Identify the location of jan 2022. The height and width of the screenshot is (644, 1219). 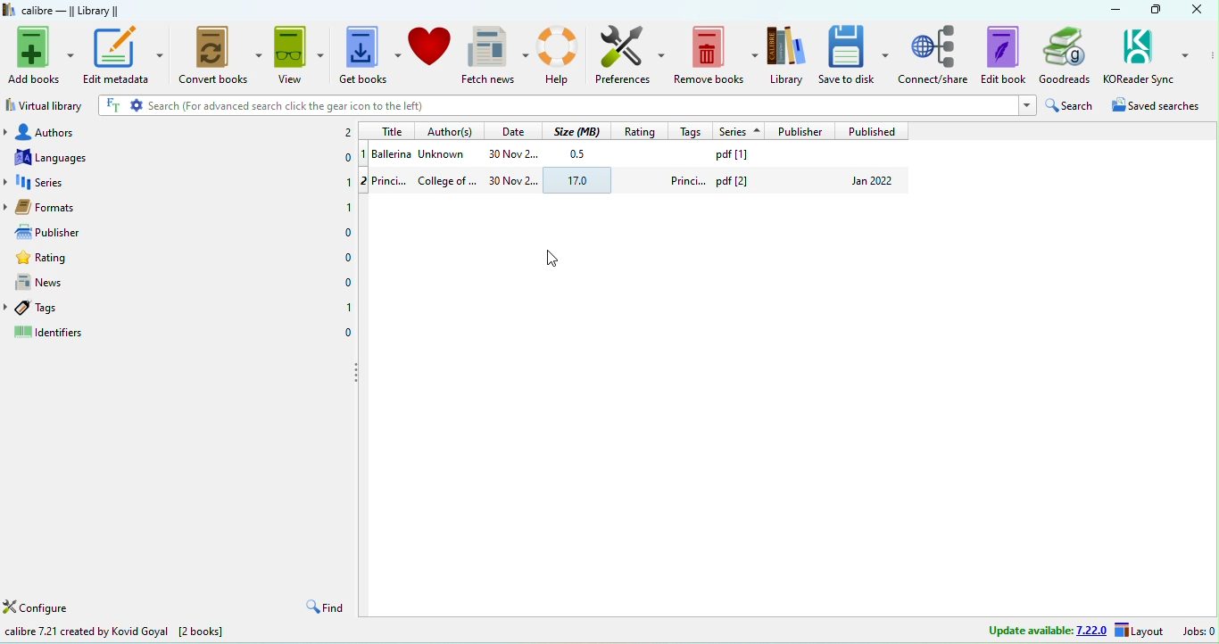
(874, 181).